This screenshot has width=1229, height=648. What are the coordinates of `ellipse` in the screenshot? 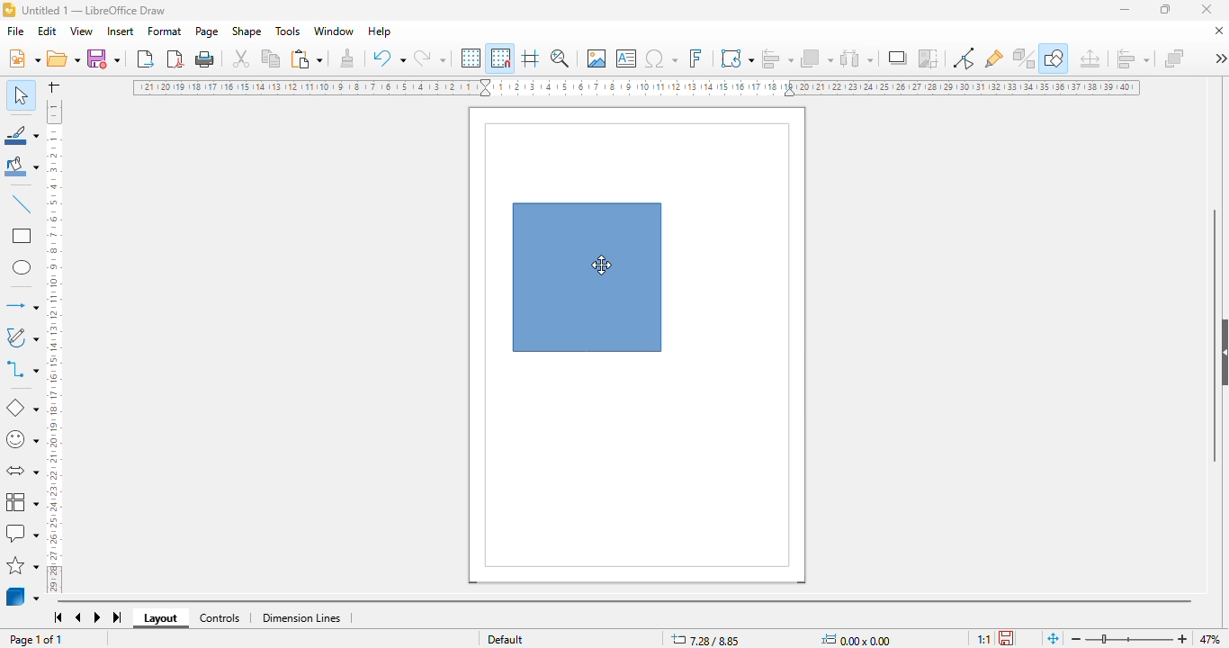 It's located at (22, 268).